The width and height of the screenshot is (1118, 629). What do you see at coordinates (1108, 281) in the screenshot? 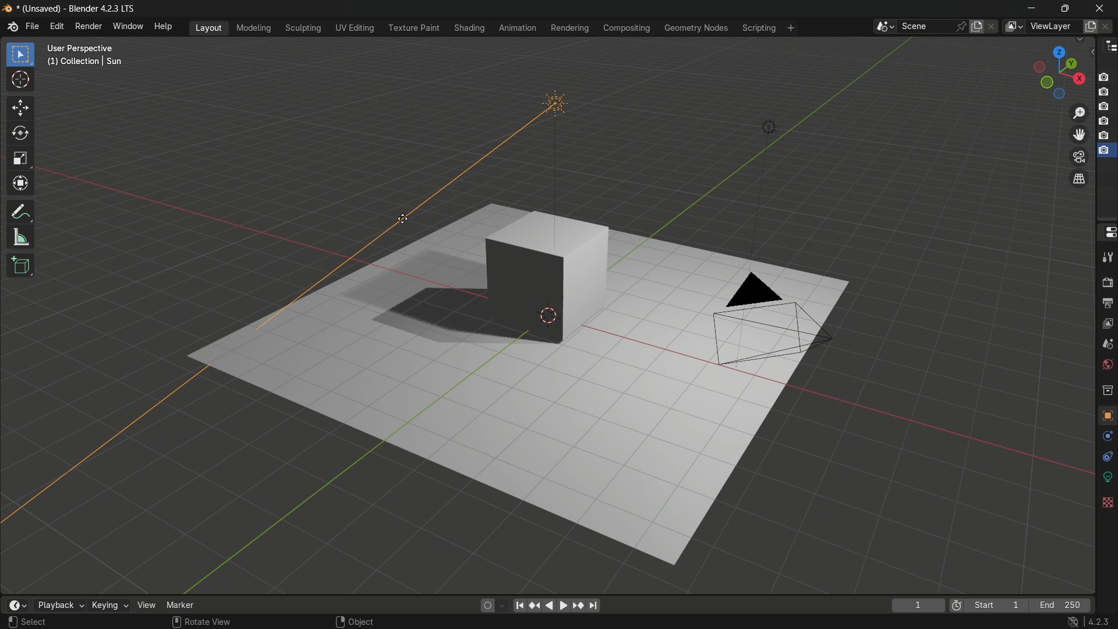
I see `render` at bounding box center [1108, 281].